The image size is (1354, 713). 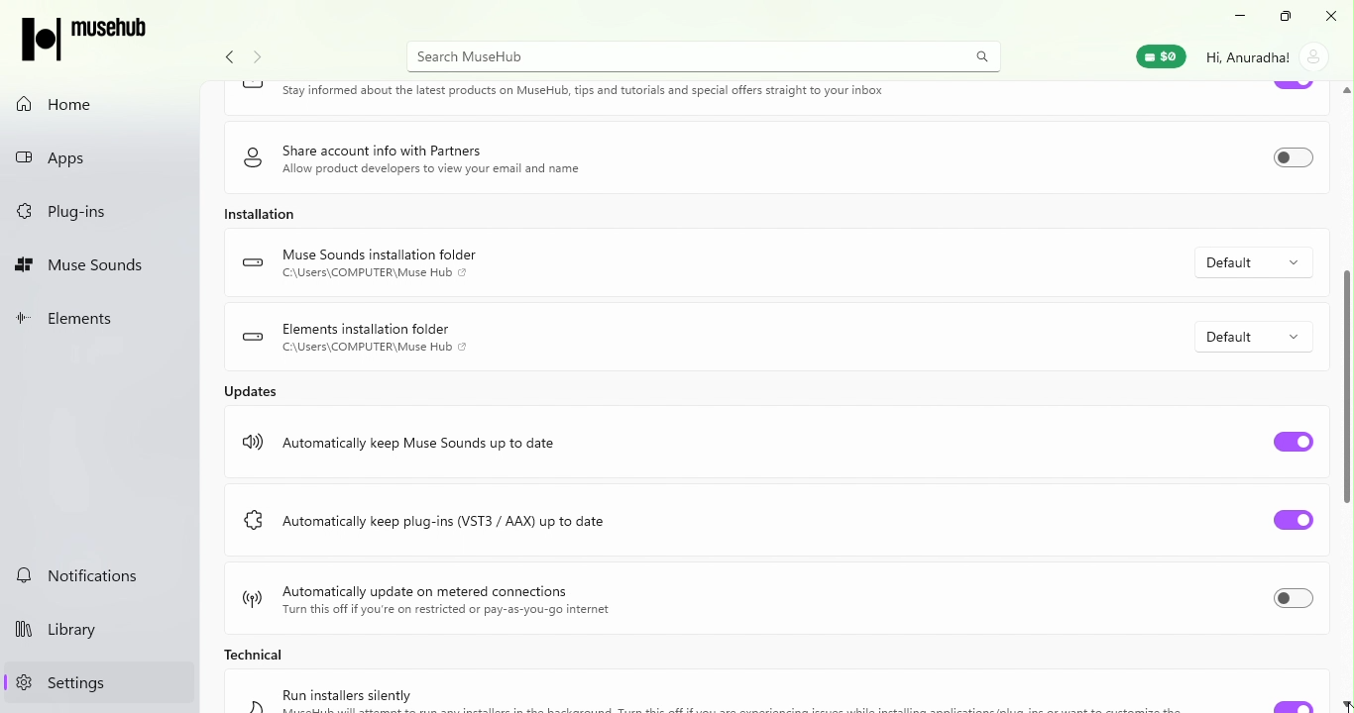 I want to click on scroll up, so click(x=1345, y=91).